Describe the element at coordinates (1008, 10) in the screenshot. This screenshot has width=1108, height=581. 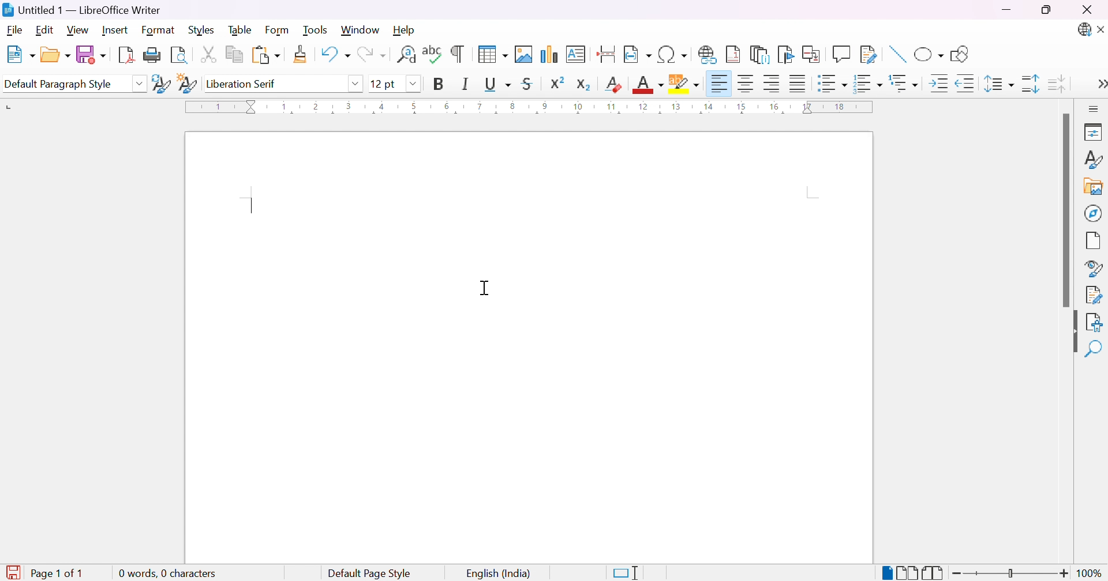
I see `Minimize` at that location.